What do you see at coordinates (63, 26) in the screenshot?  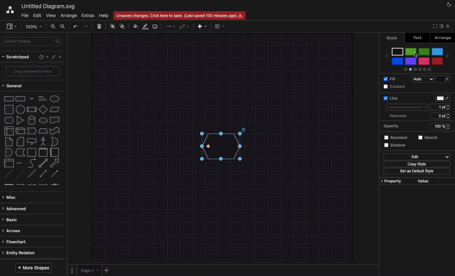 I see `Zoom out` at bounding box center [63, 26].